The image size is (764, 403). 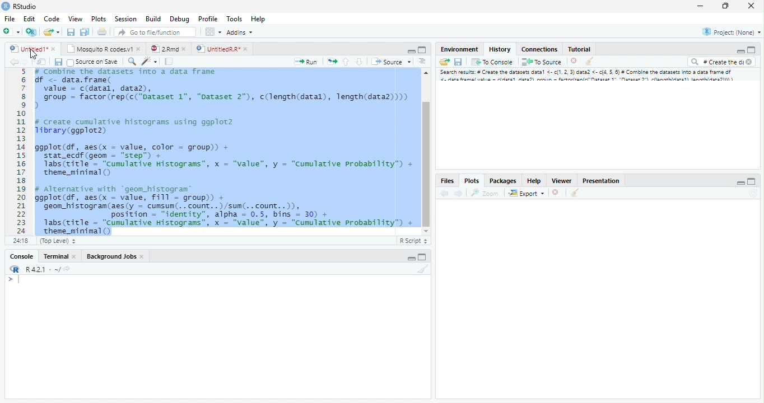 I want to click on Export, so click(x=527, y=193).